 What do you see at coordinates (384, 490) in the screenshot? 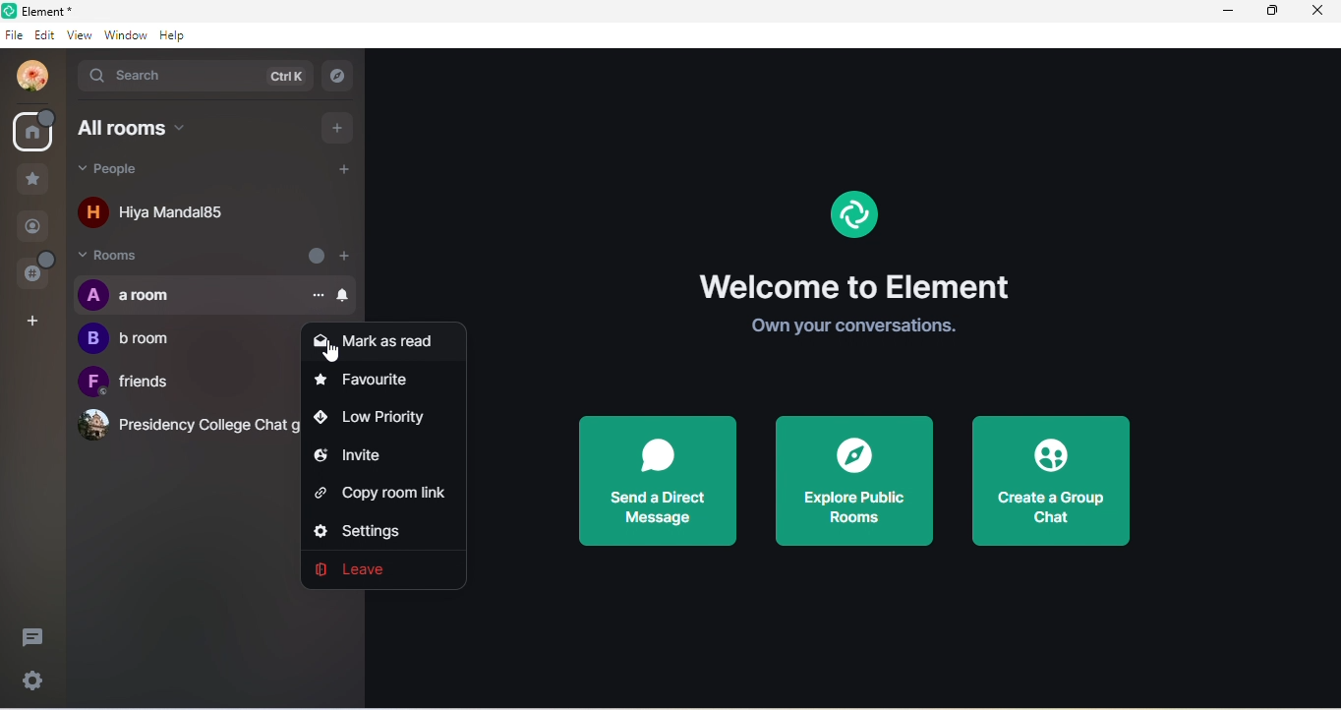
I see `copy room link` at bounding box center [384, 490].